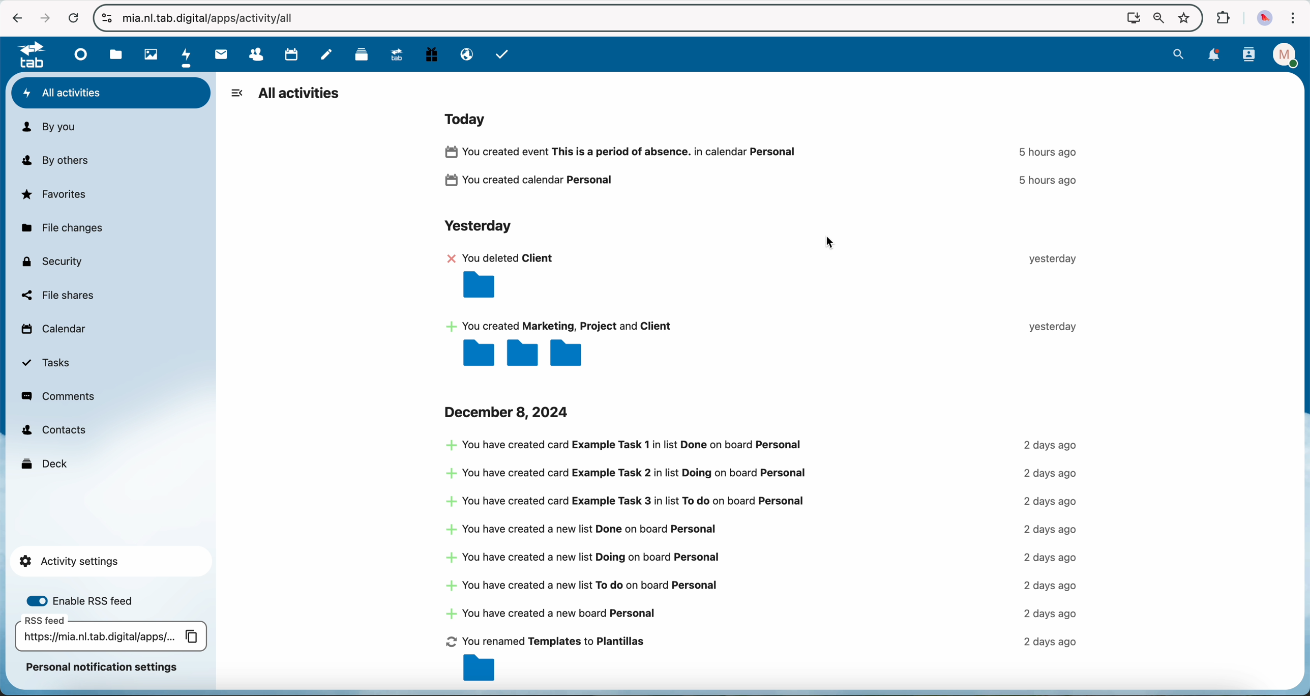  I want to click on deck, so click(358, 54).